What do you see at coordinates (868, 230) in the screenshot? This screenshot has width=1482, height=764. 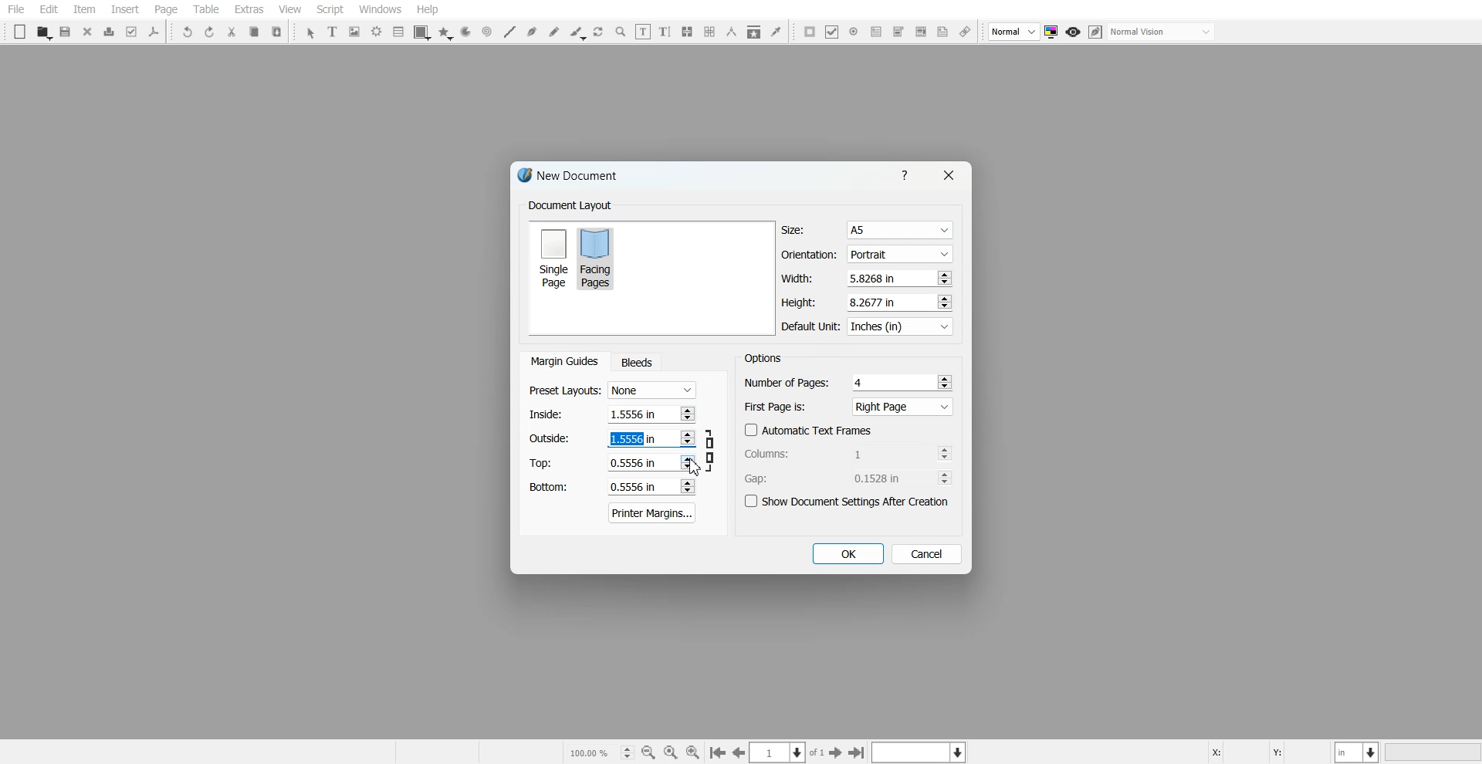 I see `Size` at bounding box center [868, 230].